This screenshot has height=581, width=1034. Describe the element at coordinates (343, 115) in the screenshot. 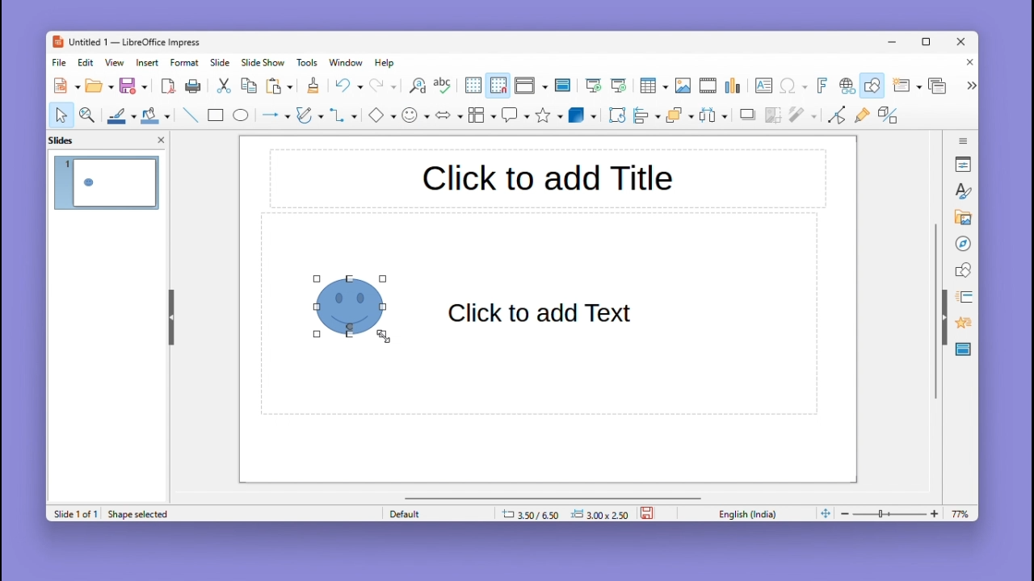

I see `Connectors` at that location.